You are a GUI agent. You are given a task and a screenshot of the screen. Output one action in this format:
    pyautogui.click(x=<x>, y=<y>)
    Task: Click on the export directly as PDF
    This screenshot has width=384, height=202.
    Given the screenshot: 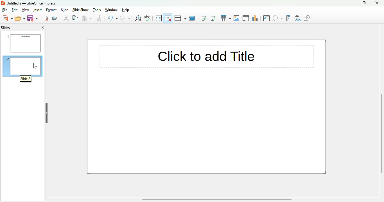 What is the action you would take?
    pyautogui.click(x=45, y=18)
    